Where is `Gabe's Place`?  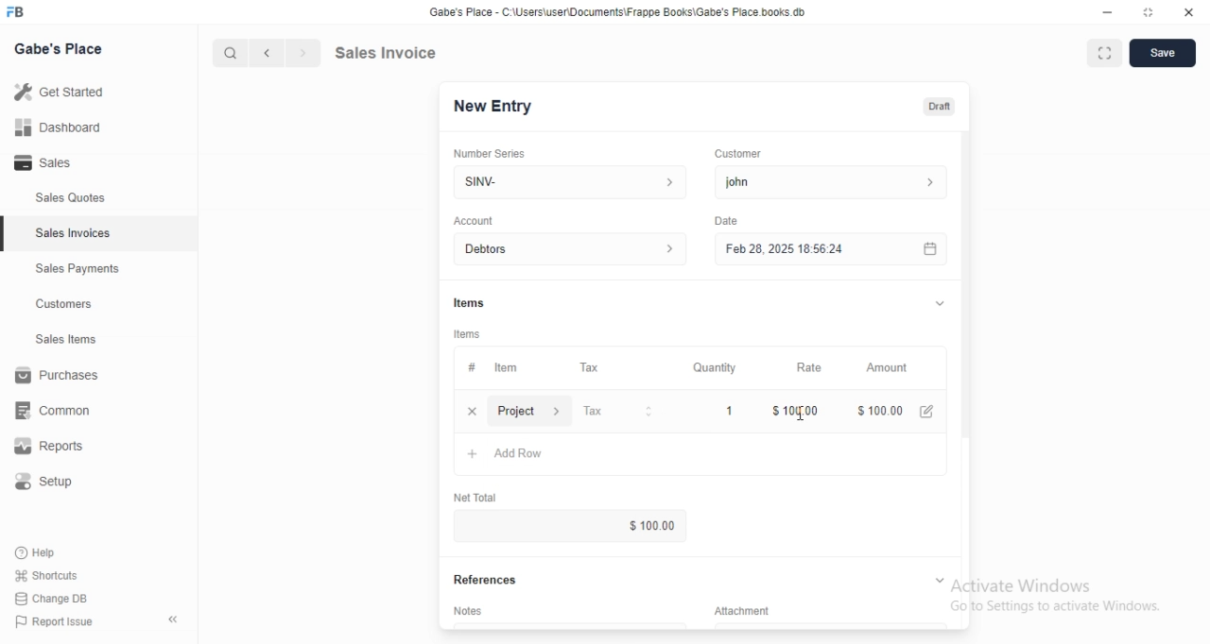
Gabe's Place is located at coordinates (62, 47).